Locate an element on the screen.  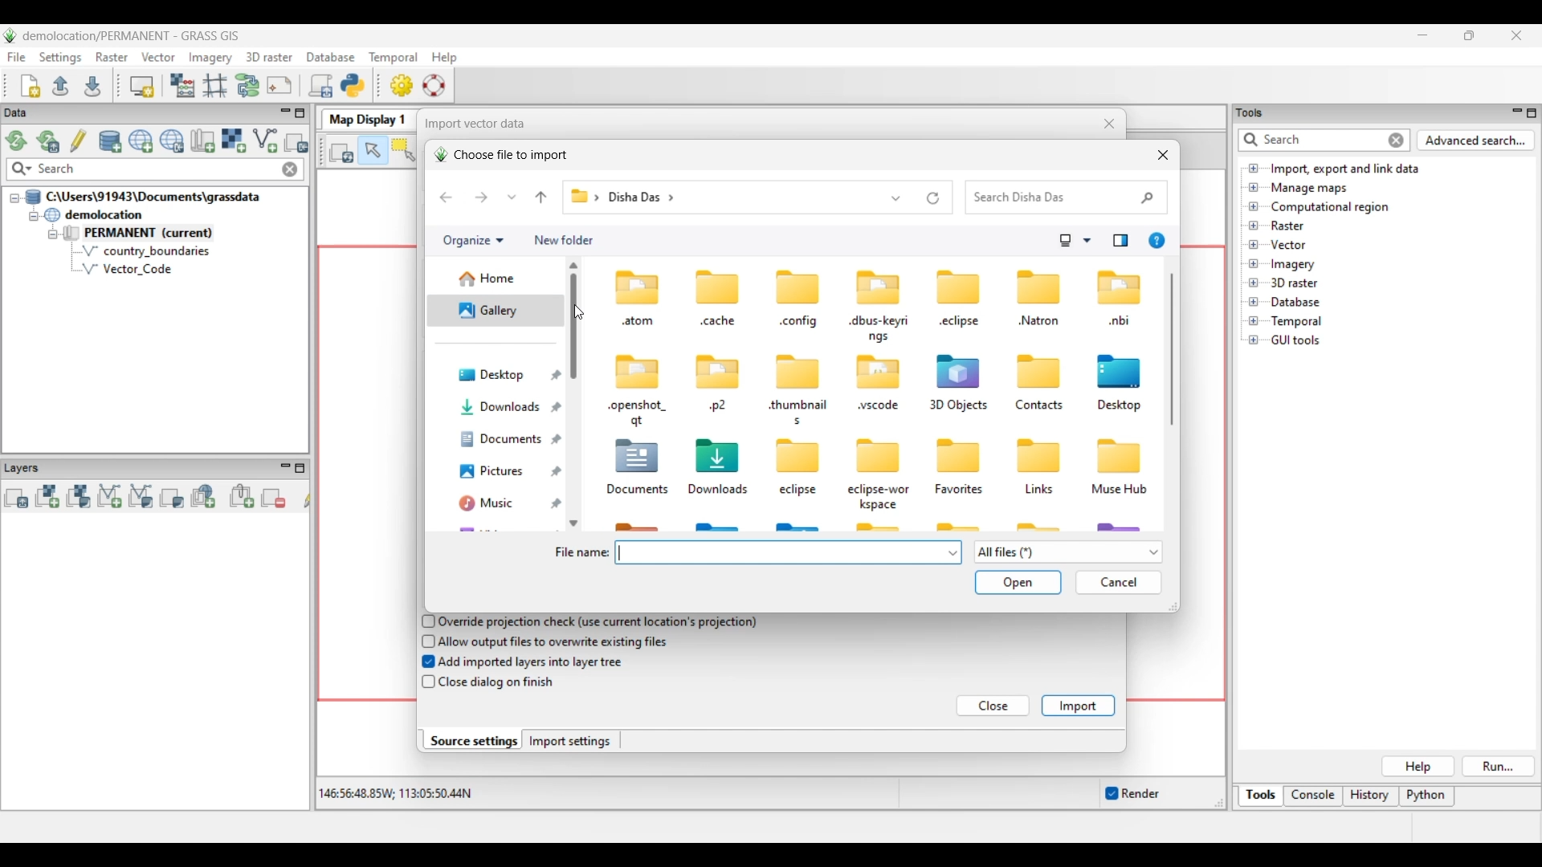
disha das is located at coordinates (645, 197).